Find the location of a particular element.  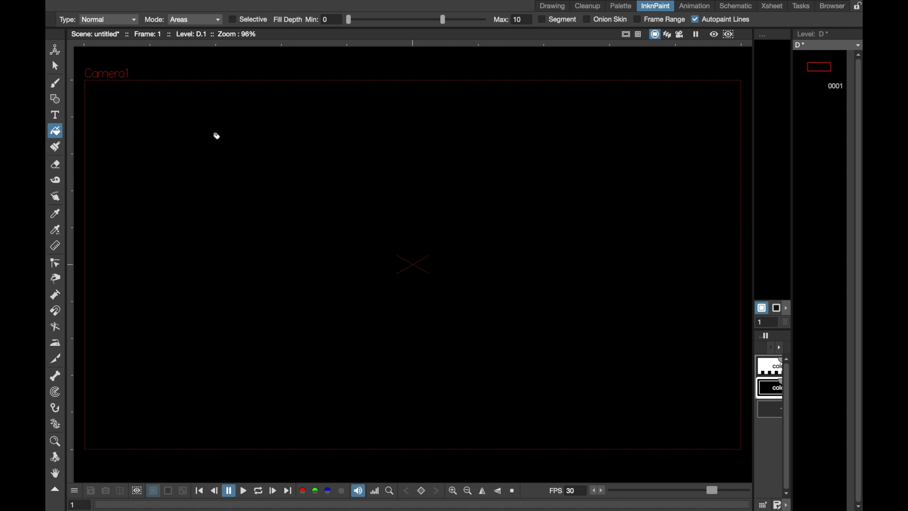

pinch tool is located at coordinates (56, 279).